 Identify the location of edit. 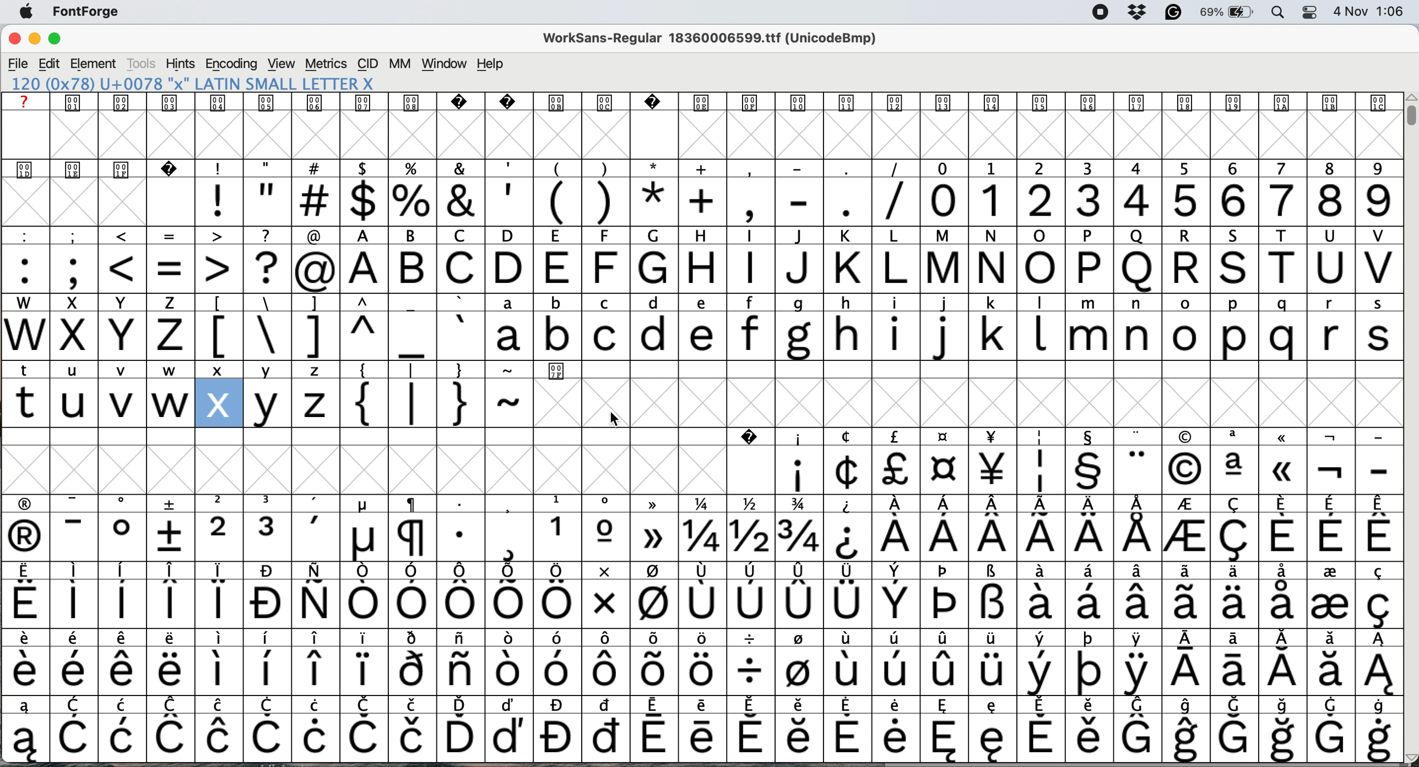
(51, 63).